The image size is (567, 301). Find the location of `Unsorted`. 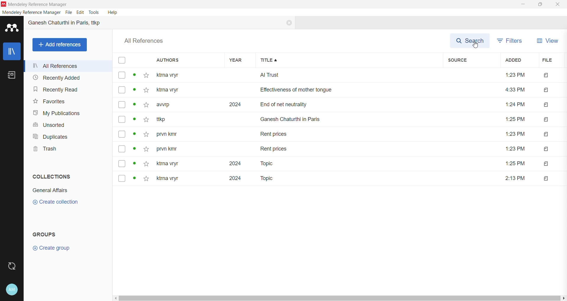

Unsorted is located at coordinates (48, 125).